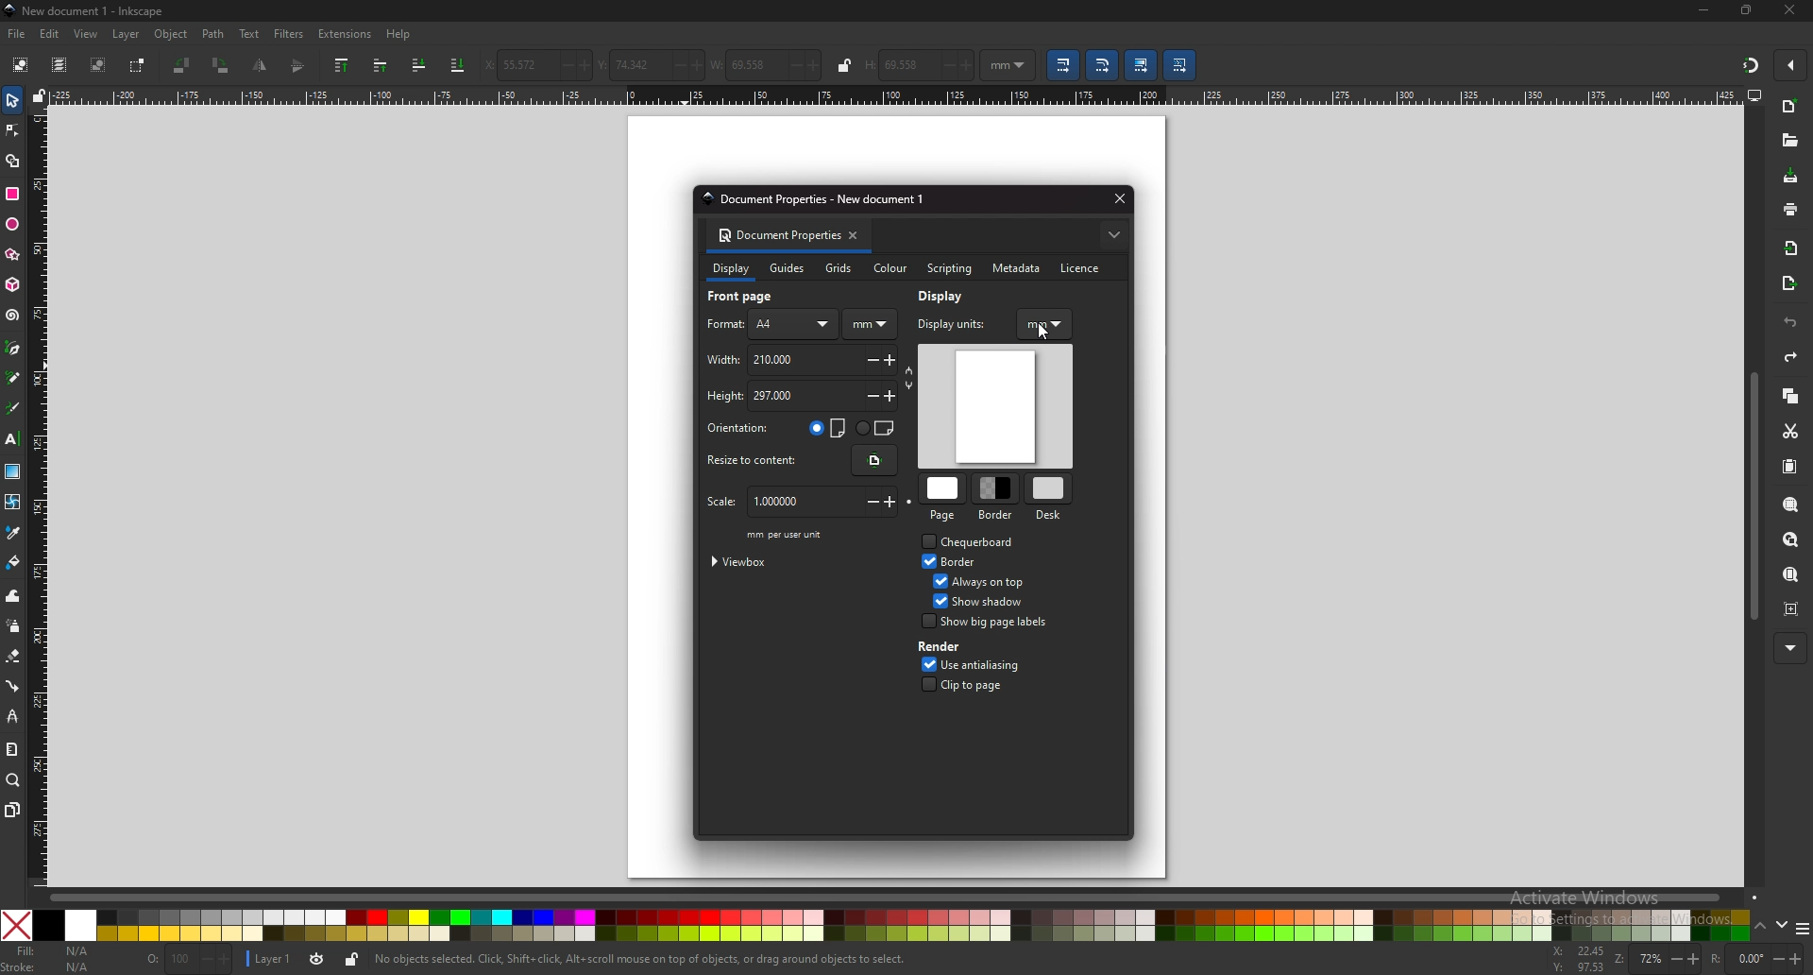 The image size is (1813, 975). Describe the element at coordinates (923, 540) in the screenshot. I see `Checkbox` at that location.